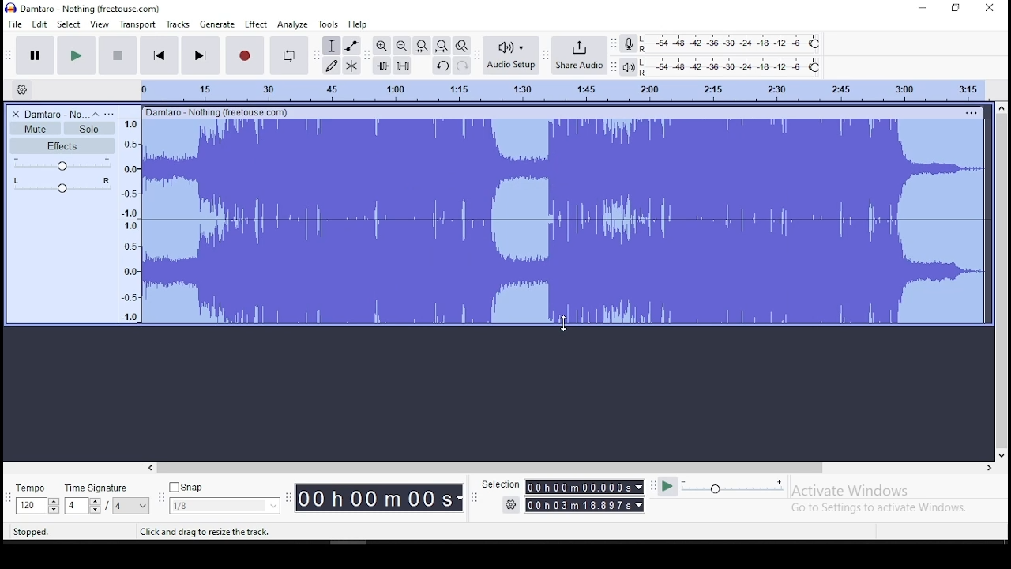  I want to click on 00 h 01 m 08.159s, so click(578, 505).